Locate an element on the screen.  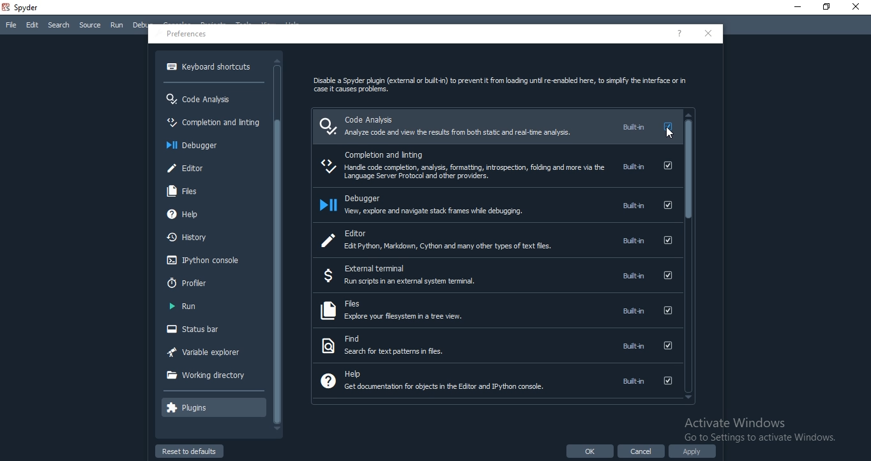
status bar is located at coordinates (211, 330).